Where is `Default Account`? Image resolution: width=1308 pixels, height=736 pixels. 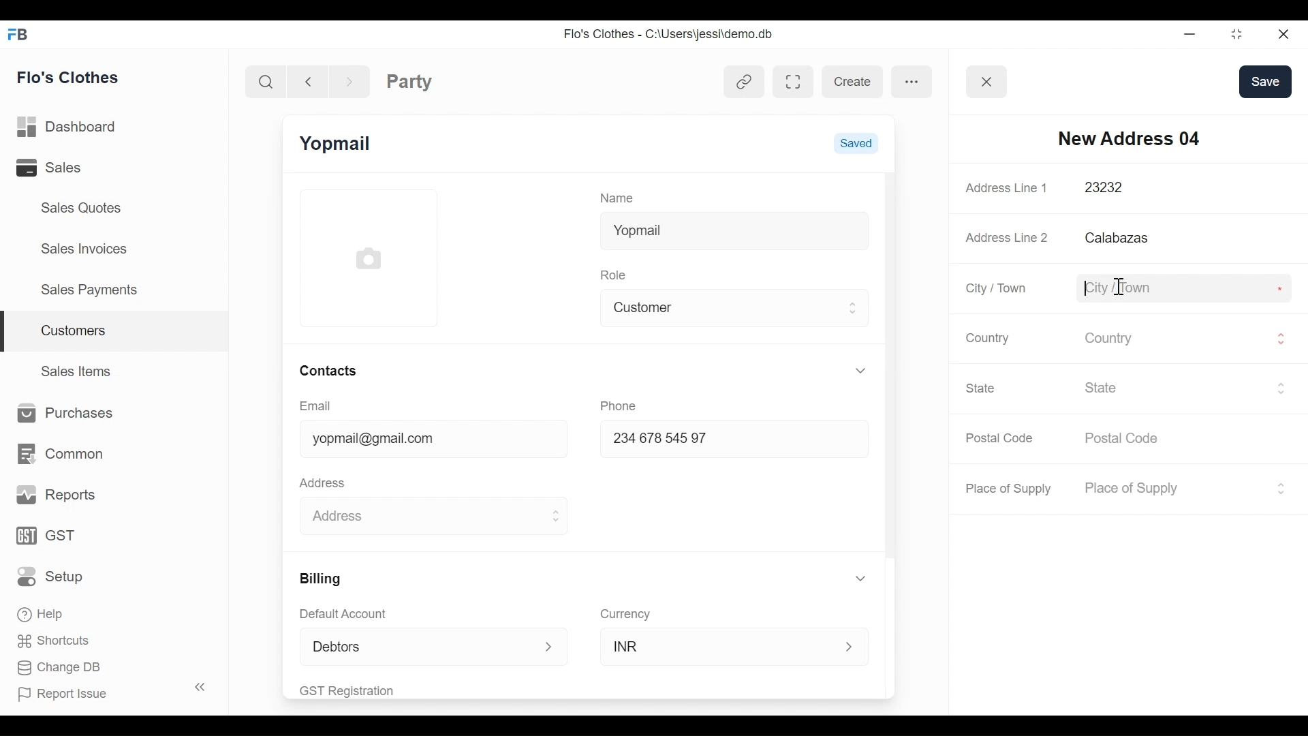
Default Account is located at coordinates (352, 613).